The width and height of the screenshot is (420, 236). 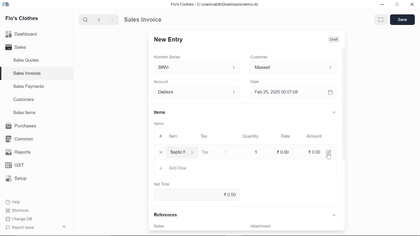 What do you see at coordinates (65, 227) in the screenshot?
I see `collapse` at bounding box center [65, 227].